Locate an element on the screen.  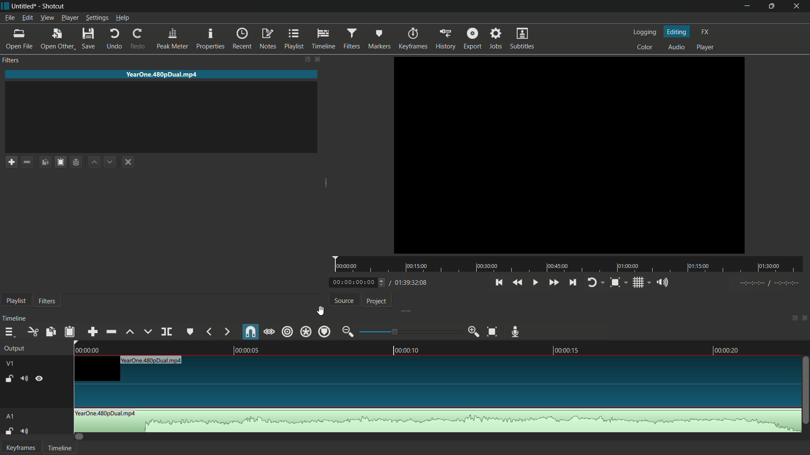
toggle player looping is located at coordinates (592, 283).